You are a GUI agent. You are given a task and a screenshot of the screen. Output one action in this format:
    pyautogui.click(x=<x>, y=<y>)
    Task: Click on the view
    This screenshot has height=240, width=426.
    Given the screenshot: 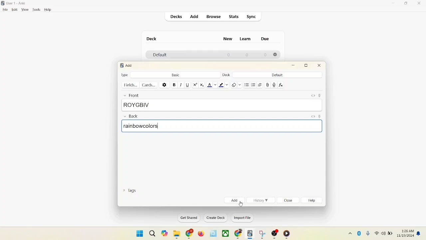 What is the action you would take?
    pyautogui.click(x=26, y=10)
    